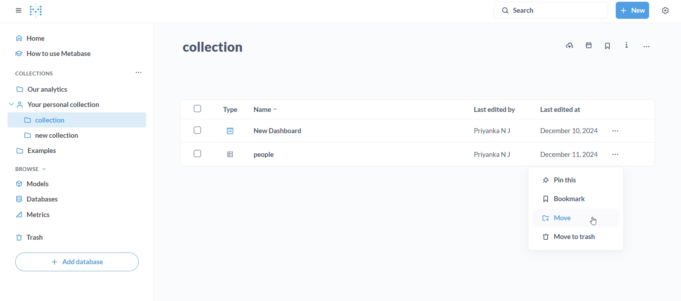 This screenshot has height=301, width=681. What do you see at coordinates (79, 54) in the screenshot?
I see `how to use metabase ` at bounding box center [79, 54].